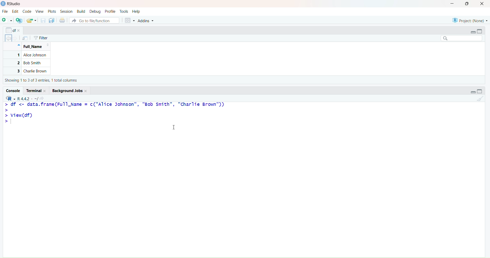 The height and width of the screenshot is (258, 490). Describe the element at coordinates (94, 20) in the screenshot. I see `Go to file/function` at that location.